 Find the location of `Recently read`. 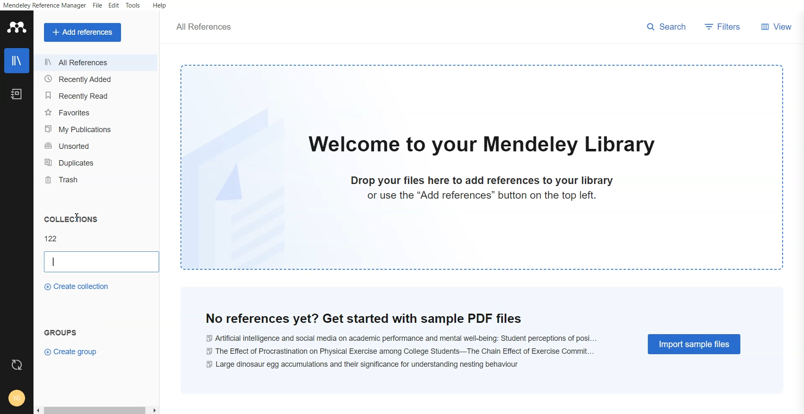

Recently read is located at coordinates (97, 95).